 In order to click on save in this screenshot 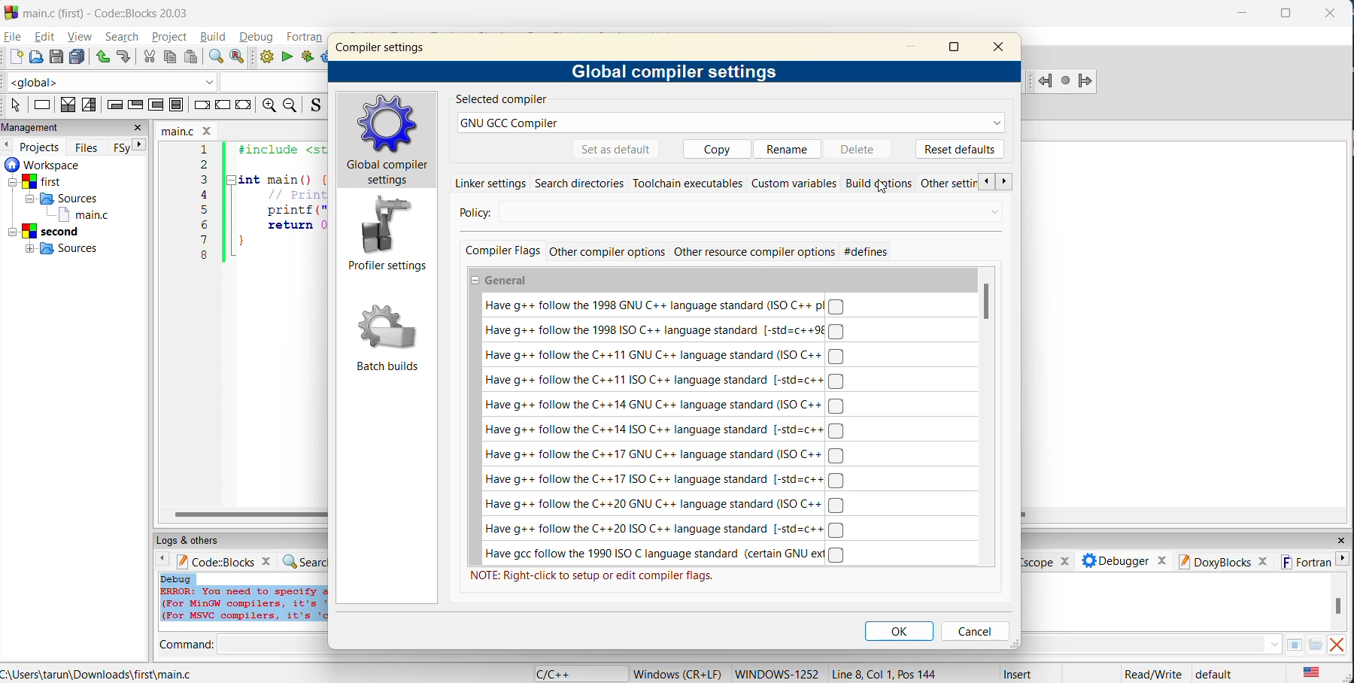, I will do `click(56, 57)`.